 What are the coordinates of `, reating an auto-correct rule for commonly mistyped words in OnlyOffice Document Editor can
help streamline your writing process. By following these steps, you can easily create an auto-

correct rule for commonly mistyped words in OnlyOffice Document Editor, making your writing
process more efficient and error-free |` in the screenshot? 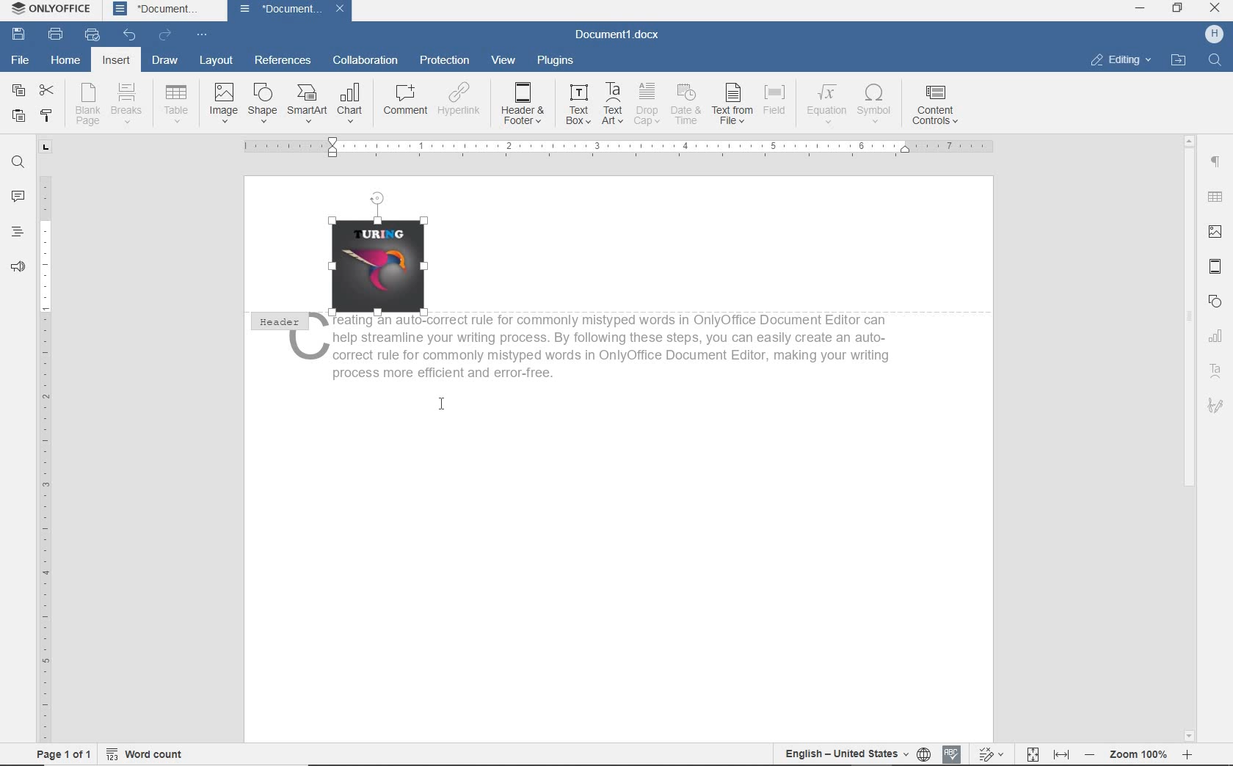 It's located at (604, 358).